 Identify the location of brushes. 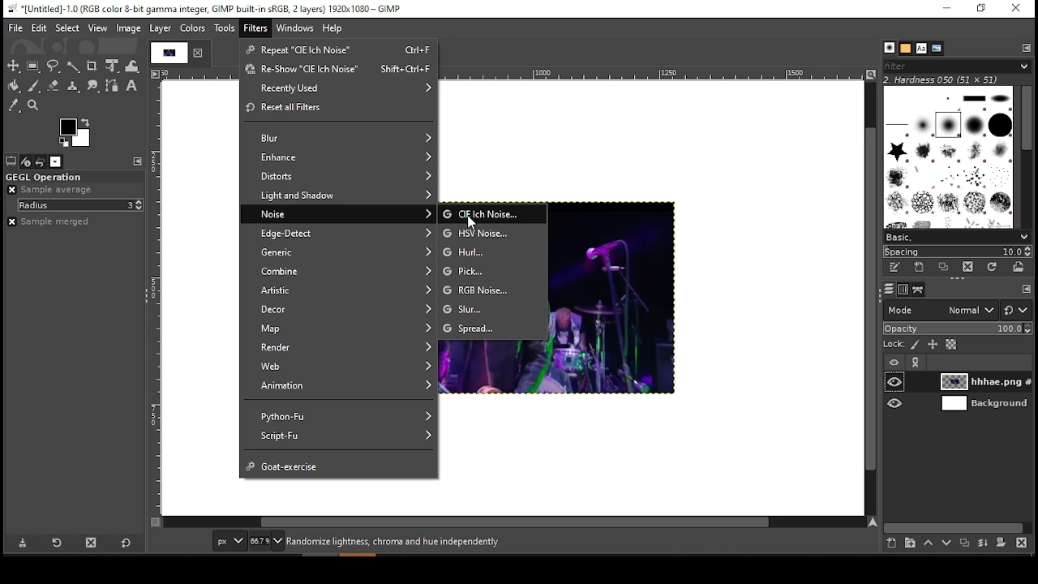
(950, 157).